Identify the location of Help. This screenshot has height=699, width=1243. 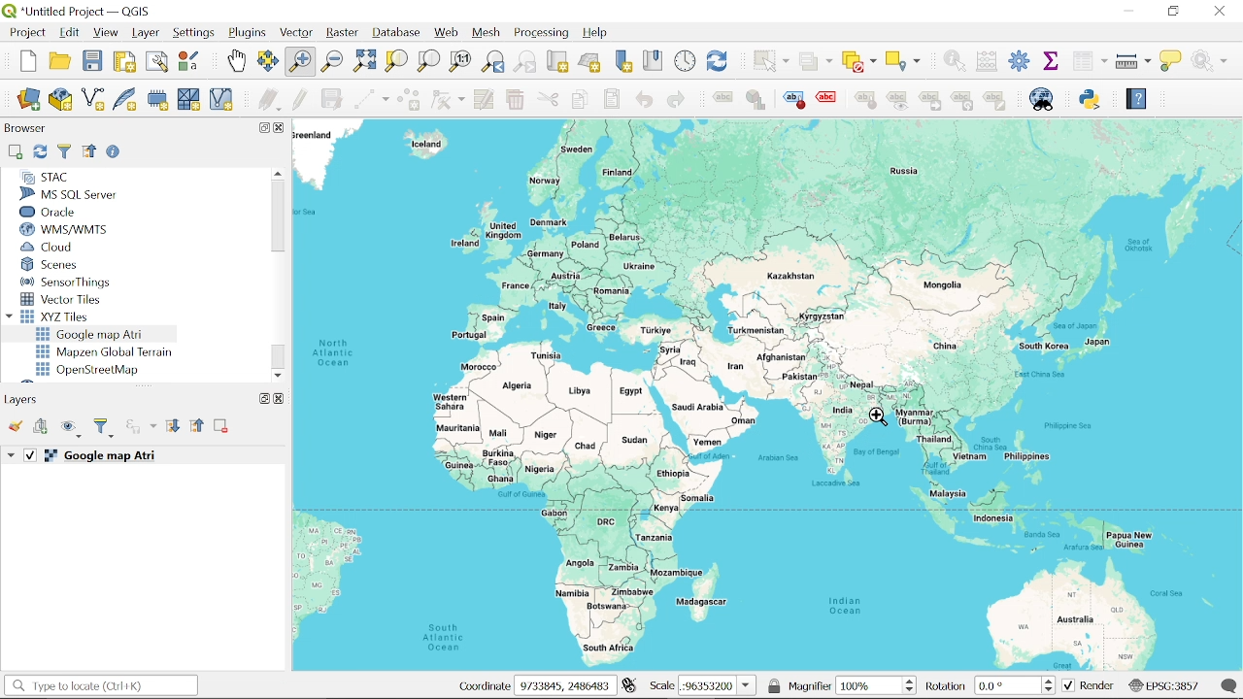
(1135, 102).